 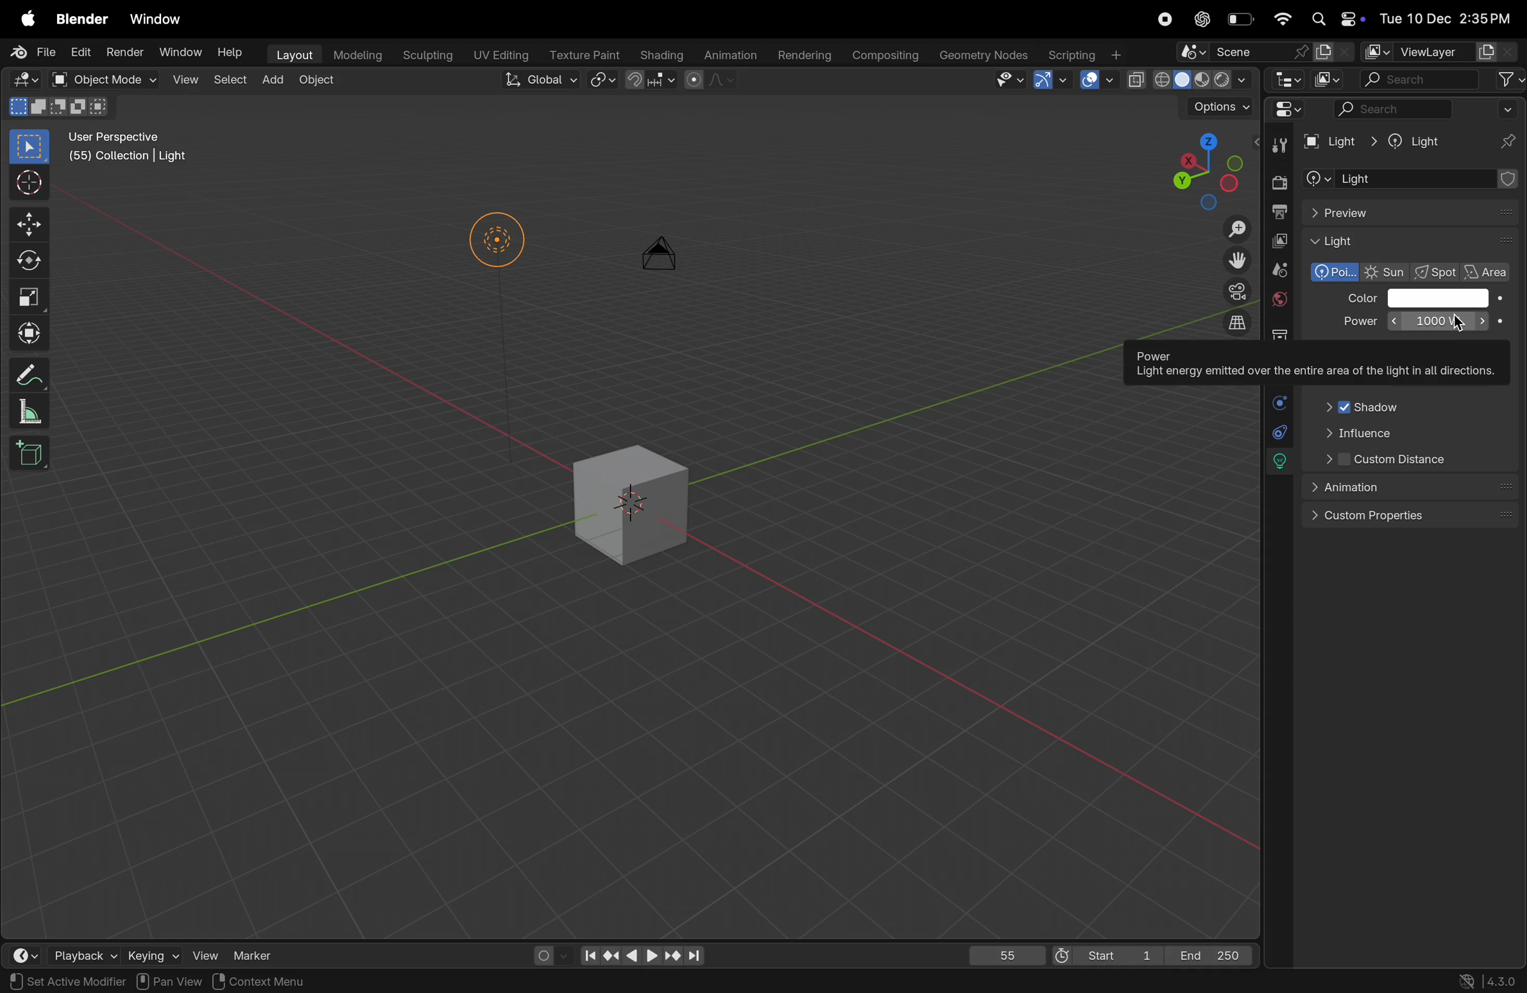 What do you see at coordinates (1279, 210) in the screenshot?
I see `out put` at bounding box center [1279, 210].